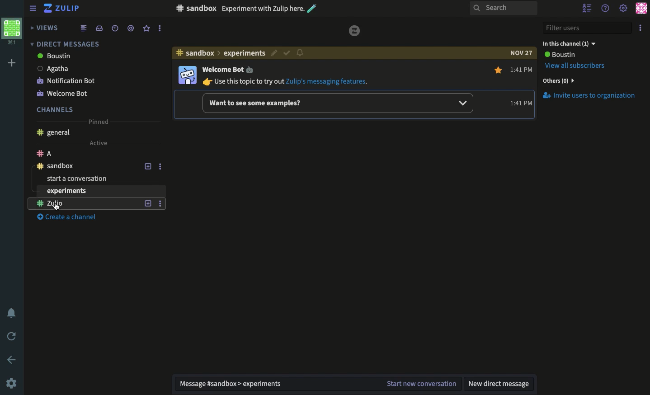  What do you see at coordinates (98, 142) in the screenshot?
I see `Active` at bounding box center [98, 142].